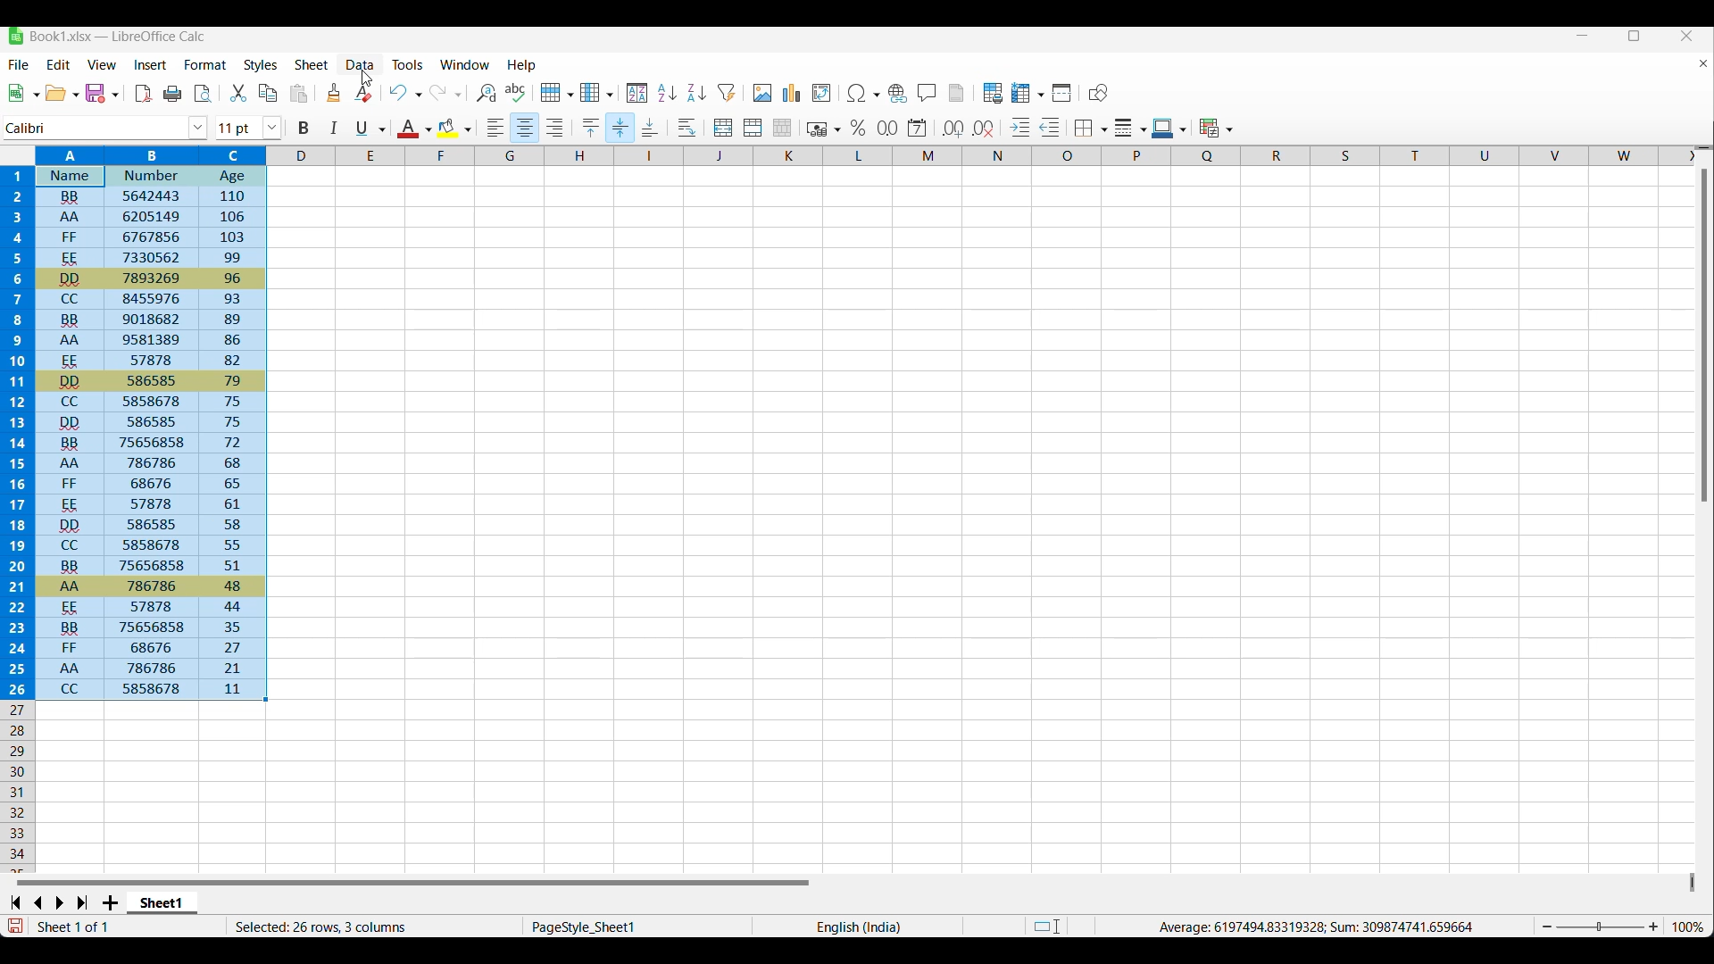  What do you see at coordinates (953, 129) in the screenshot?
I see `Add decimal place` at bounding box center [953, 129].